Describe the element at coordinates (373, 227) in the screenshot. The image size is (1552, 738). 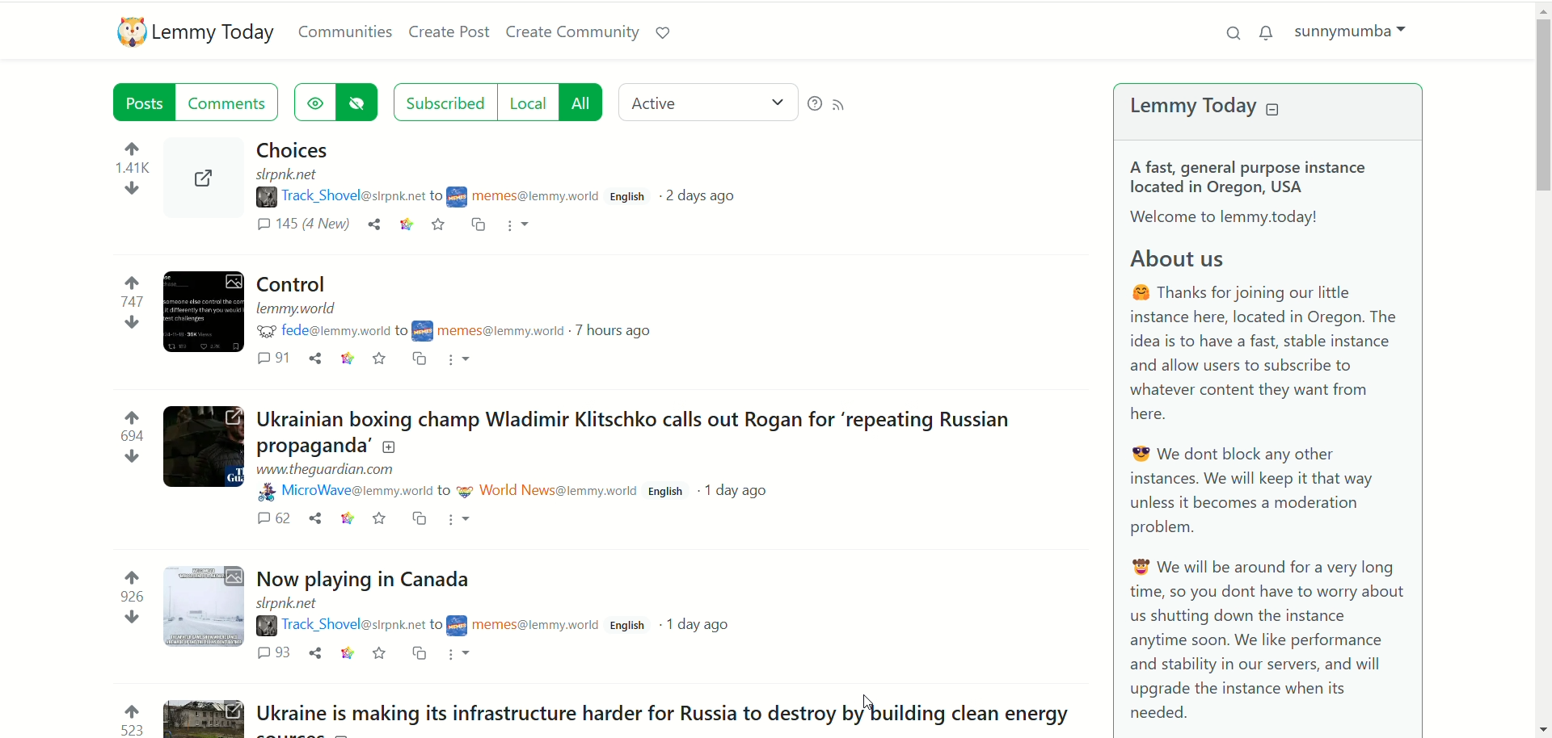
I see `share` at that location.